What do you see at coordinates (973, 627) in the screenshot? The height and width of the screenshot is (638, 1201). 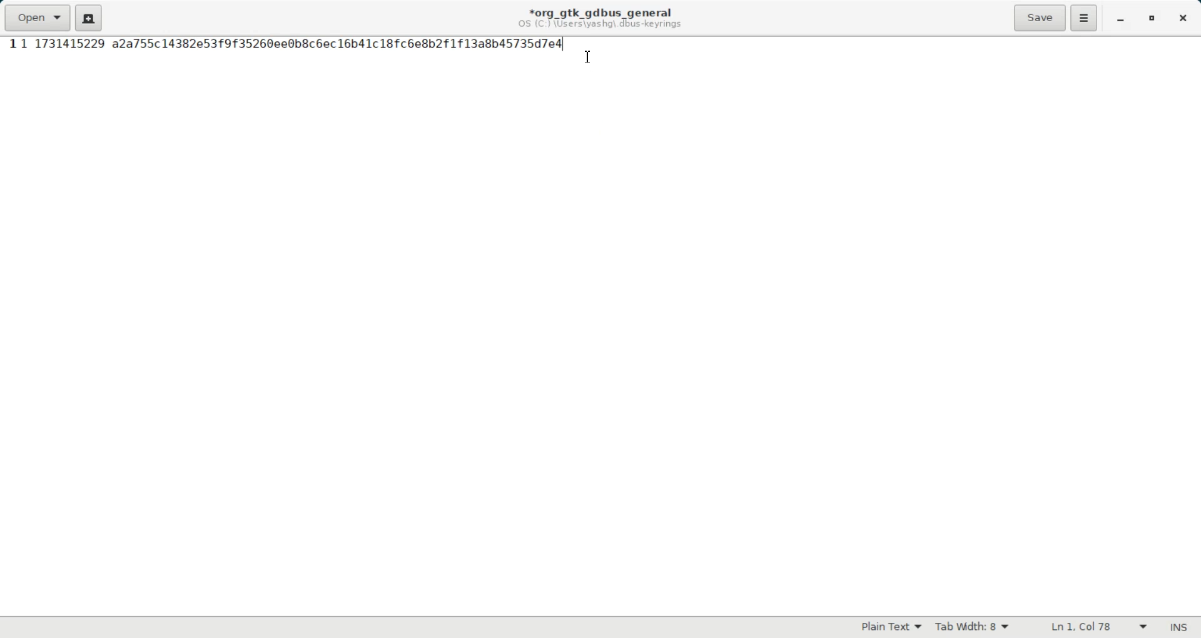 I see `Tab width` at bounding box center [973, 627].